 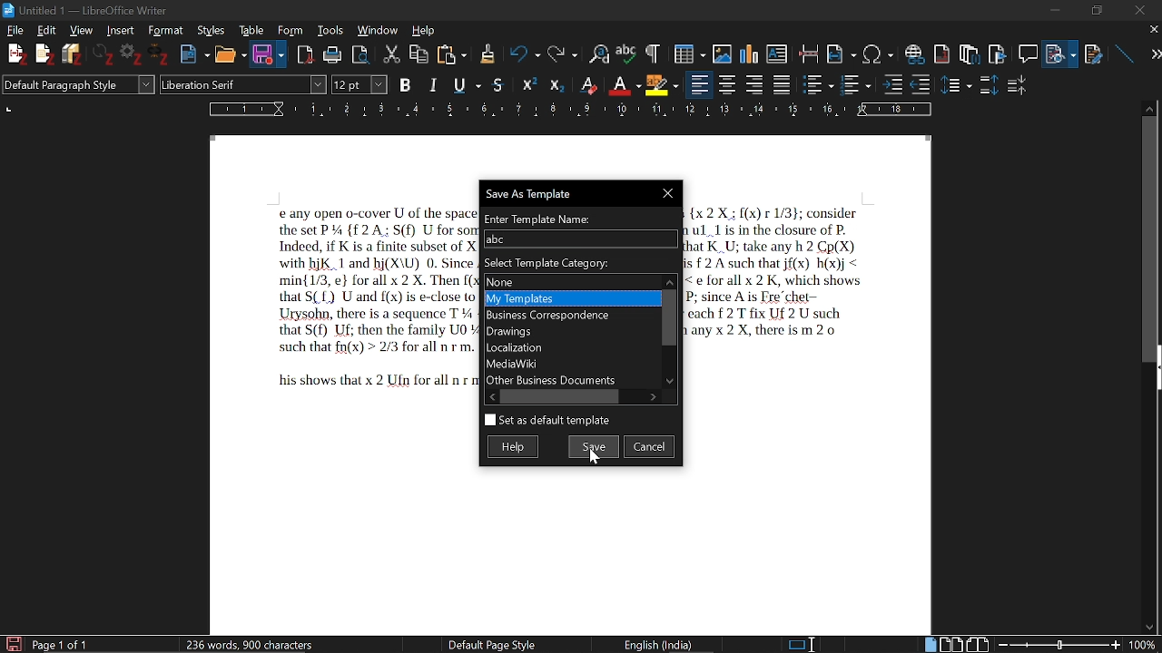 What do you see at coordinates (574, 109) in the screenshot?
I see `Ruler` at bounding box center [574, 109].